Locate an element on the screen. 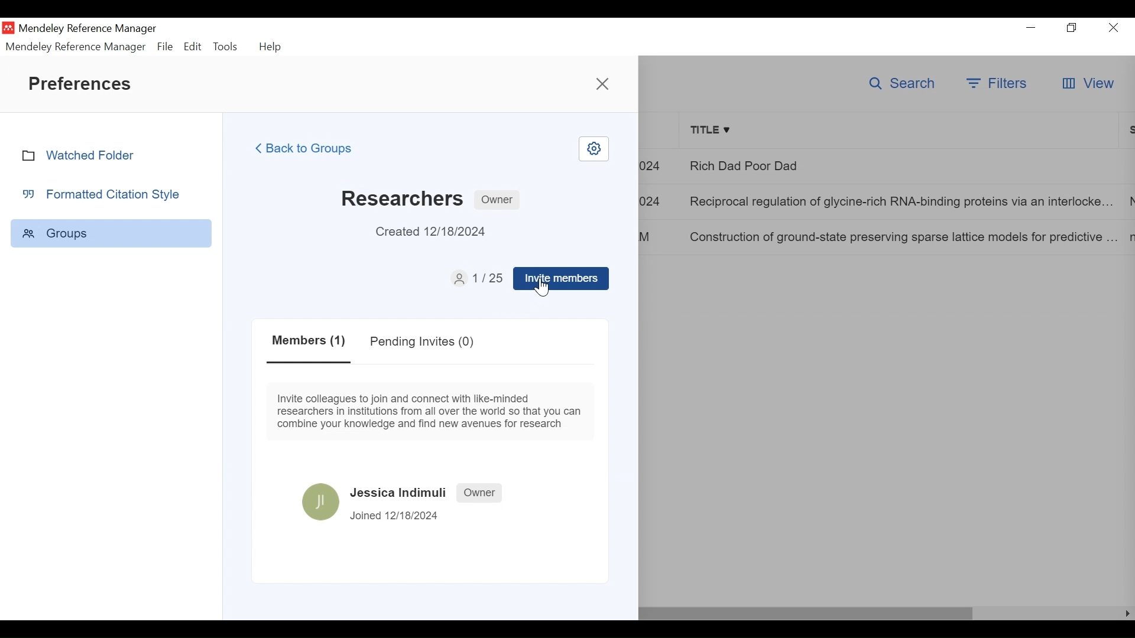 This screenshot has height=638, width=1135. Settings is located at coordinates (593, 149).